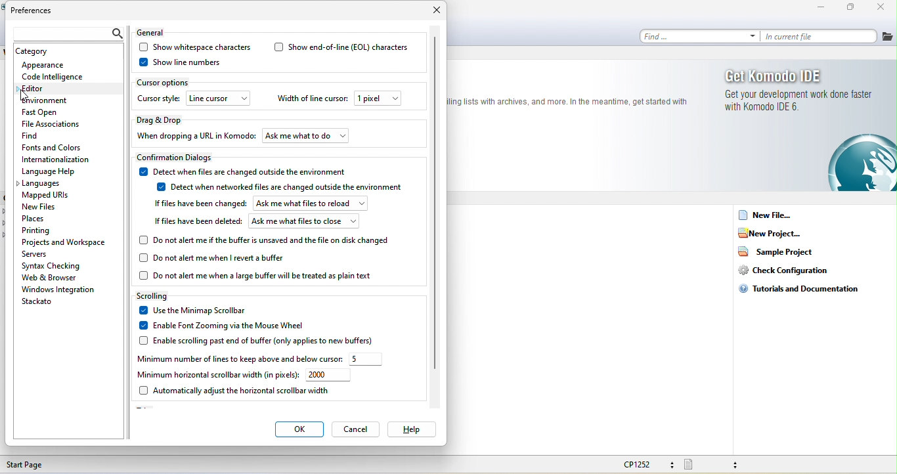 This screenshot has width=897, height=474. I want to click on enable font zooming via the mouse wheel, so click(219, 325).